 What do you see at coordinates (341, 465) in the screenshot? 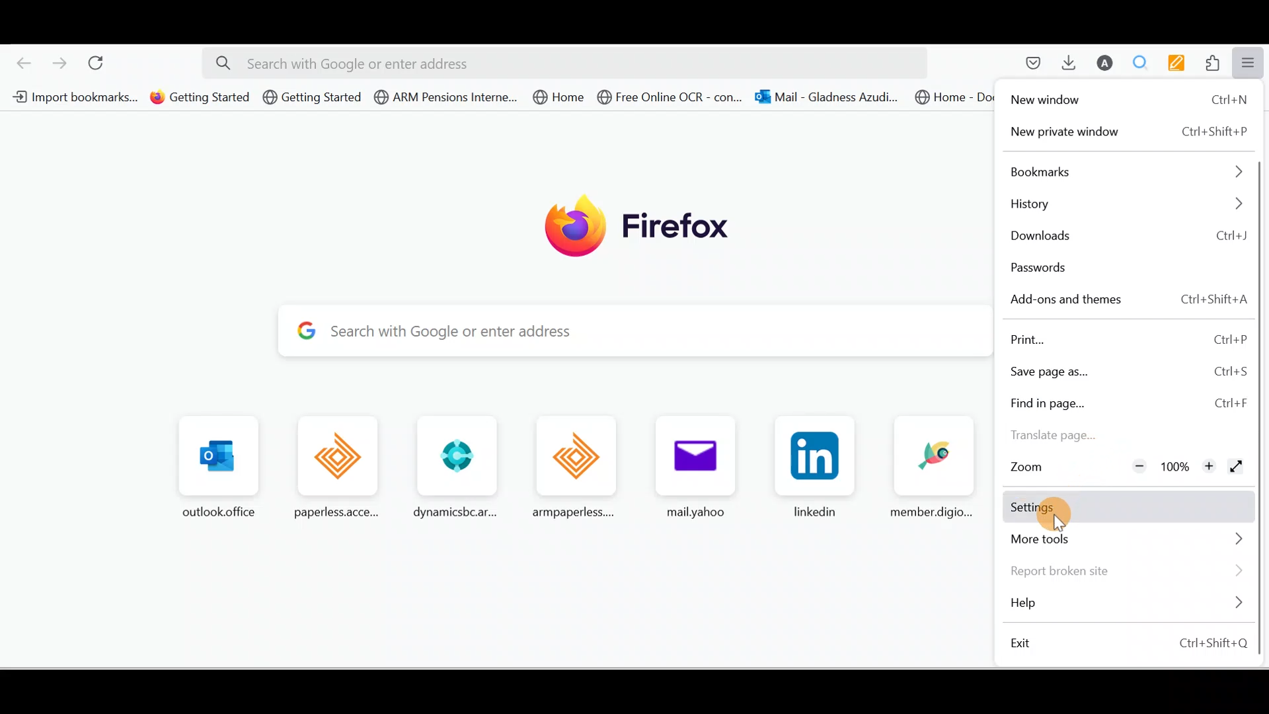
I see `Frequently browsed page` at bounding box center [341, 465].